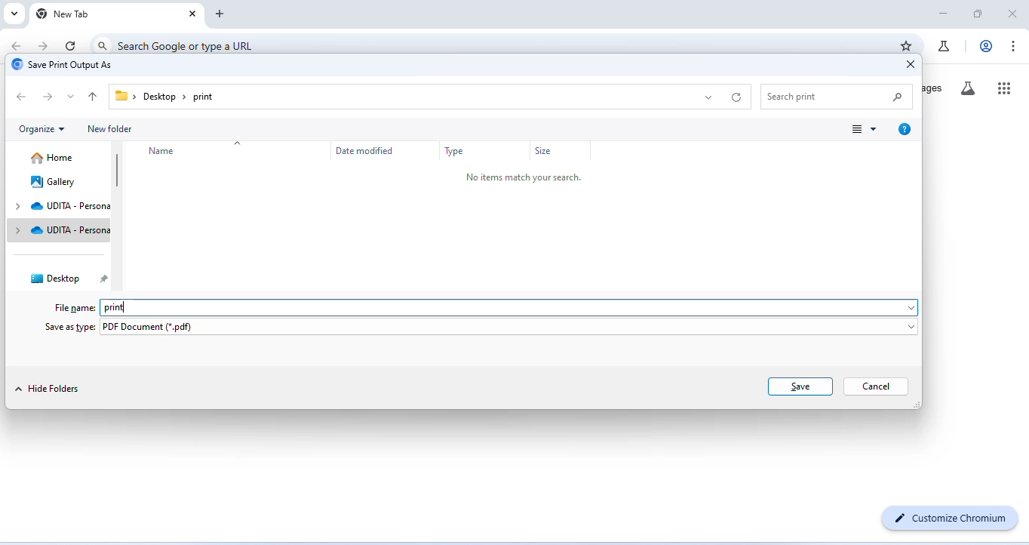  Describe the element at coordinates (94, 97) in the screenshot. I see `upto to previous folder` at that location.